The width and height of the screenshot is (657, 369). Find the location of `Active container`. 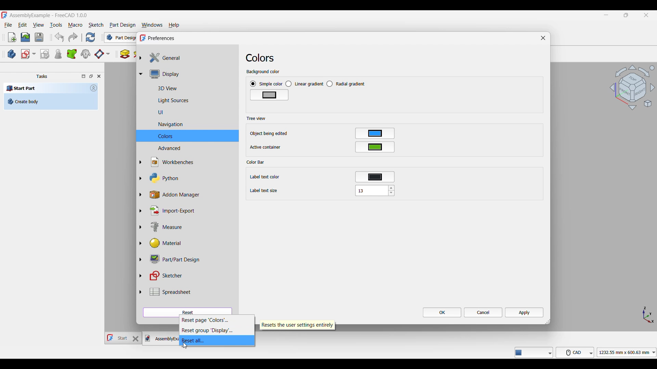

Active container is located at coordinates (266, 147).